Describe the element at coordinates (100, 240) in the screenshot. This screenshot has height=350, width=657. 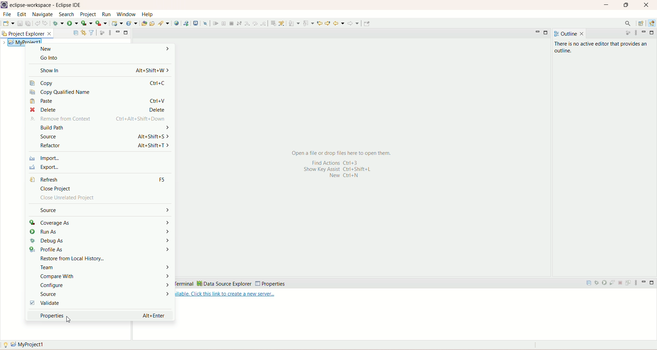
I see `debug as` at that location.